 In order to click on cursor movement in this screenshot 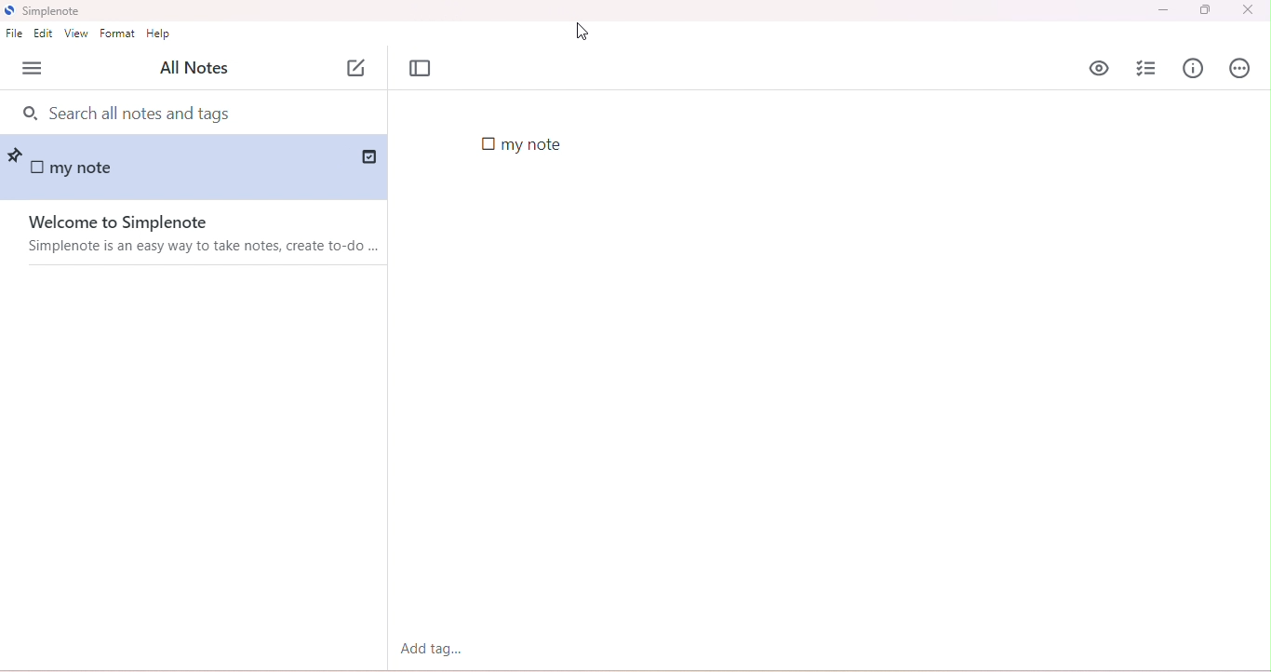, I will do `click(582, 30)`.